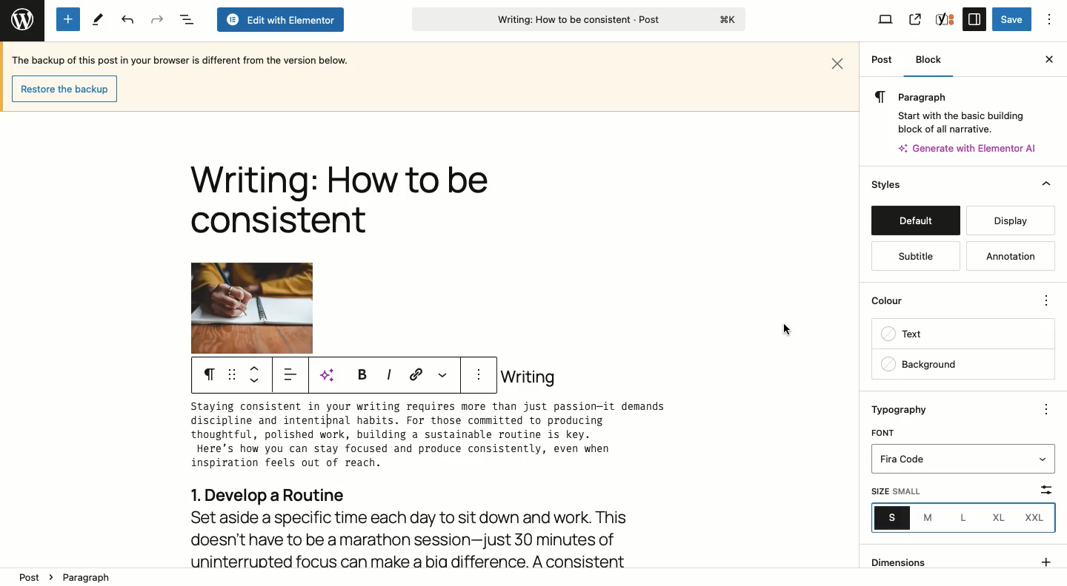 The image size is (1067, 586). What do you see at coordinates (968, 148) in the screenshot?
I see `Generate with Elementor AI` at bounding box center [968, 148].